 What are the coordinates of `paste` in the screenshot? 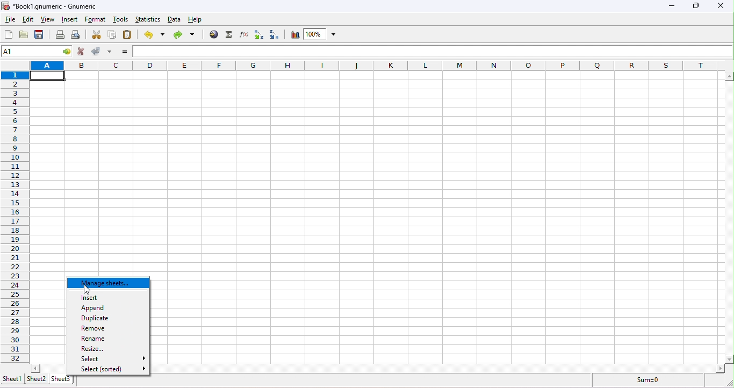 It's located at (129, 36).